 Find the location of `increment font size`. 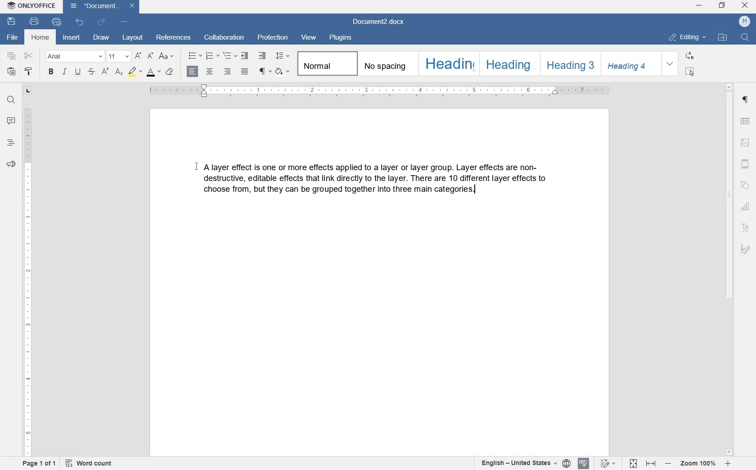

increment font size is located at coordinates (138, 56).